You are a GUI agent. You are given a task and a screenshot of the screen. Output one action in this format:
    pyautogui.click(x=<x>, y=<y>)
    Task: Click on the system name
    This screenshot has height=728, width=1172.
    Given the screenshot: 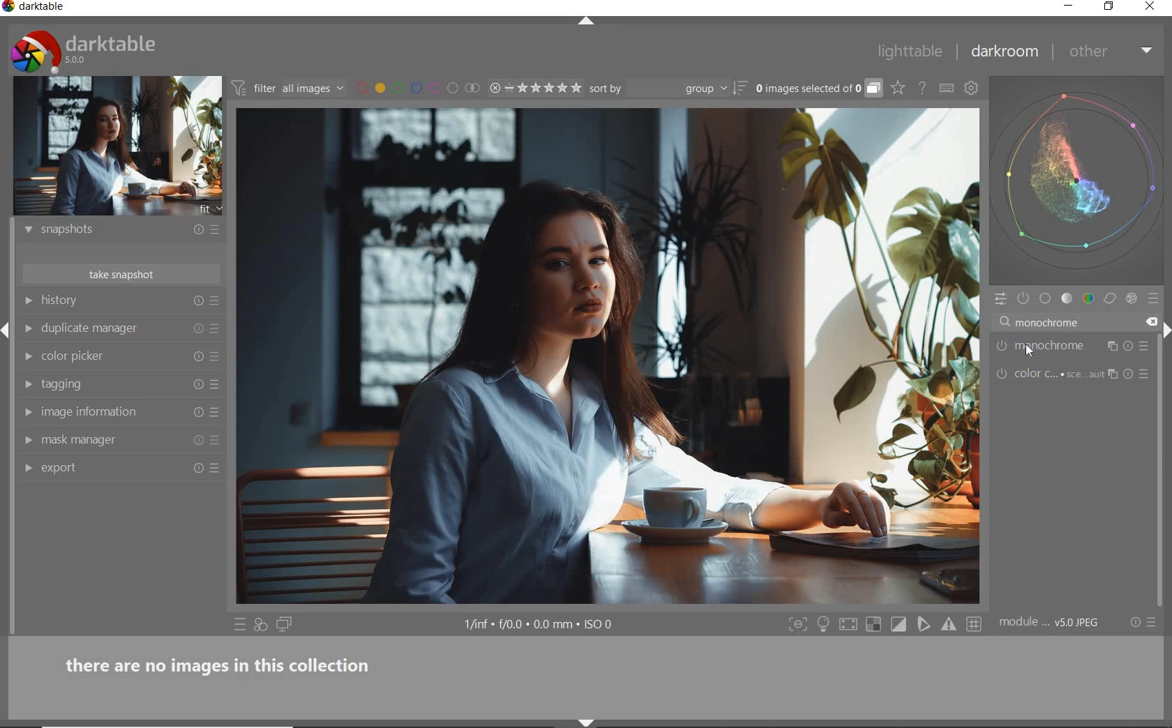 What is the action you would take?
    pyautogui.click(x=35, y=8)
    